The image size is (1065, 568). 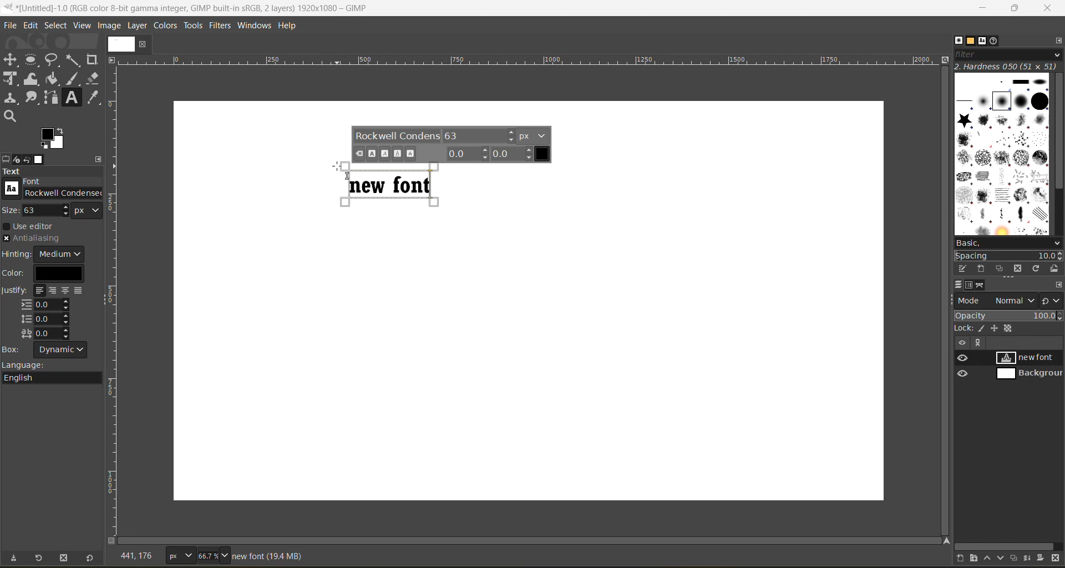 I want to click on size, so click(x=50, y=210).